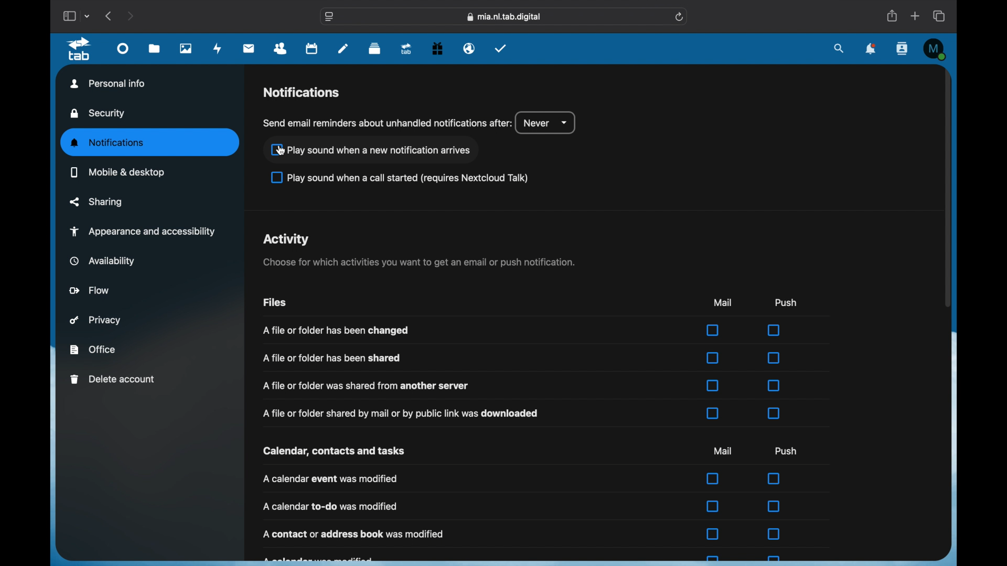  I want to click on tab, so click(80, 49).